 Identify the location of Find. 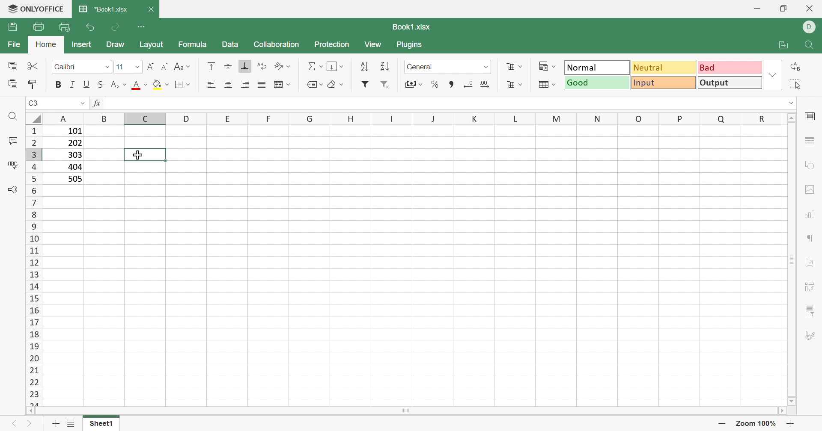
(12, 116).